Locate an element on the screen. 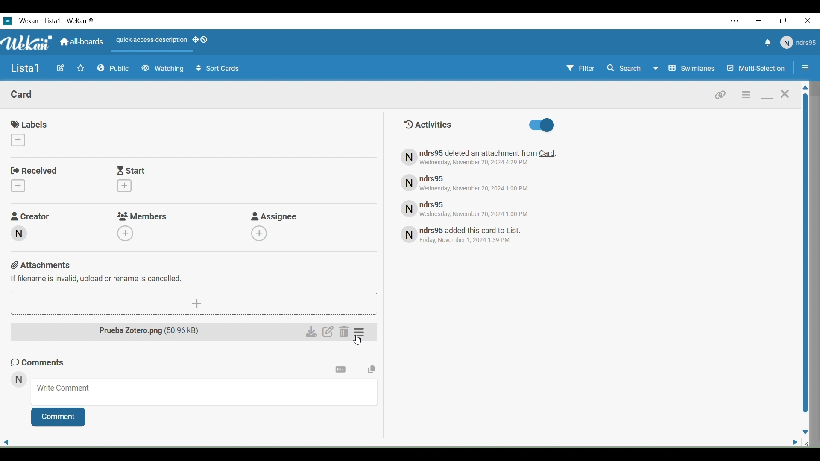 This screenshot has width=820, height=461. Swimlines is located at coordinates (693, 68).